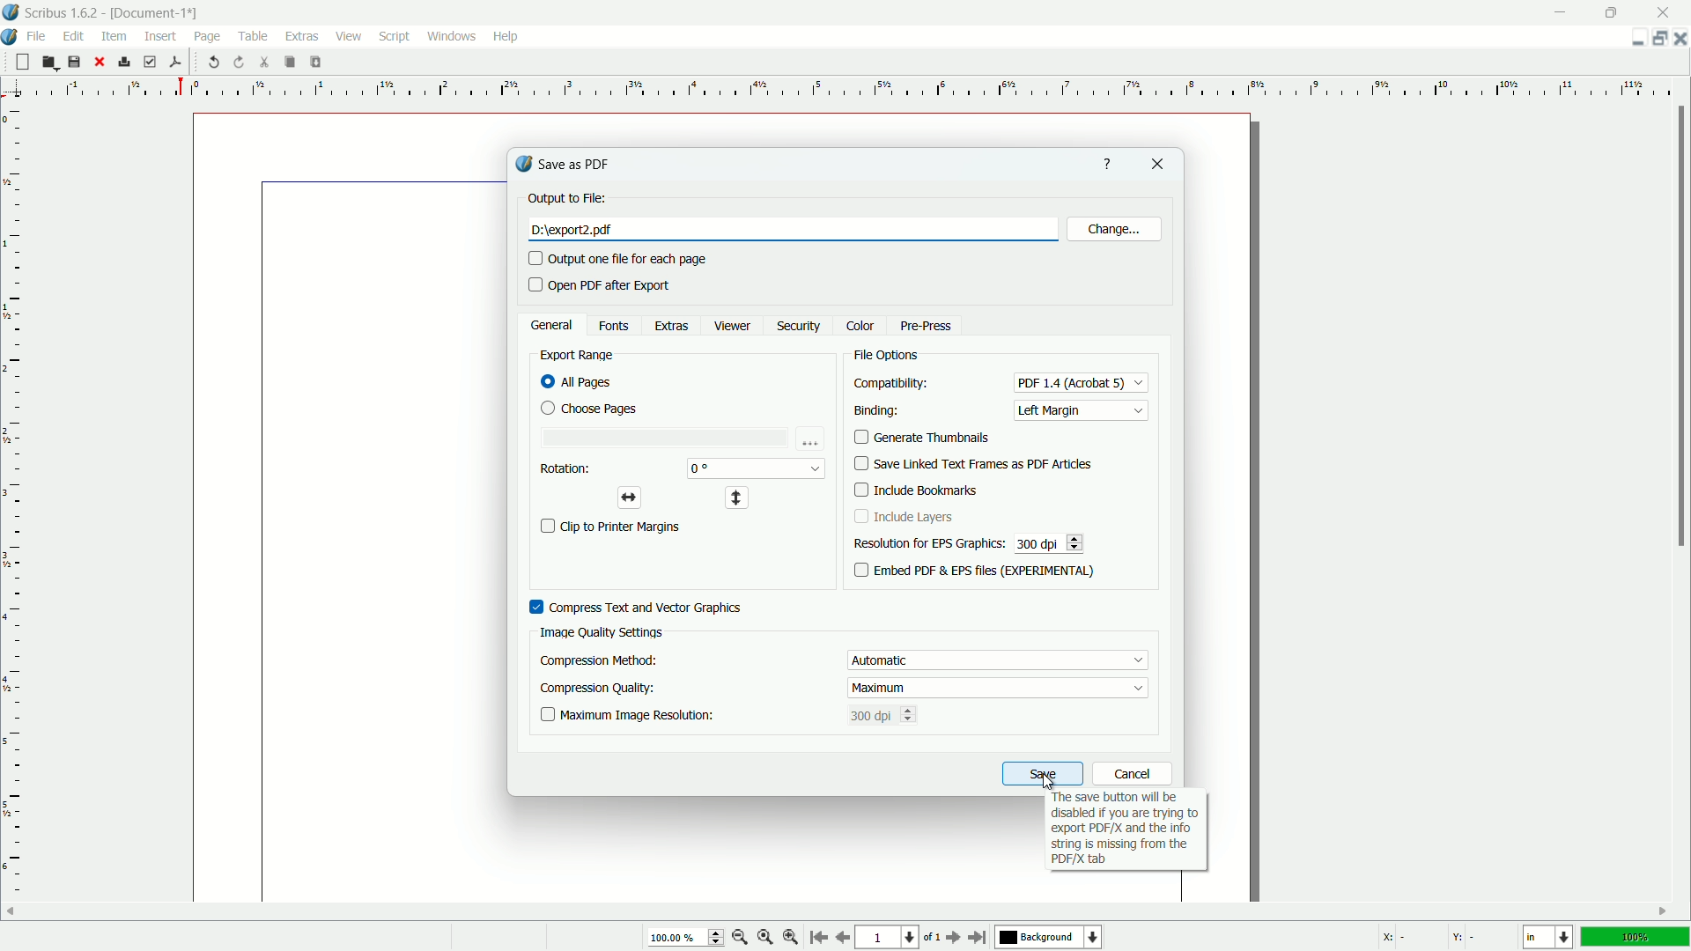 This screenshot has width=1691, height=951. Describe the element at coordinates (1155, 165) in the screenshot. I see `close document` at that location.